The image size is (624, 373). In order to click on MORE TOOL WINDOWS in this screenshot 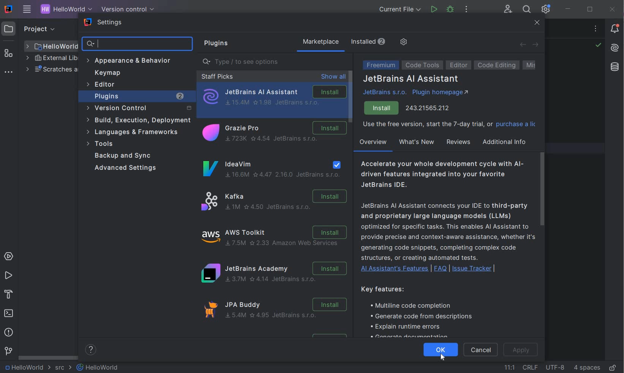, I will do `click(8, 73)`.